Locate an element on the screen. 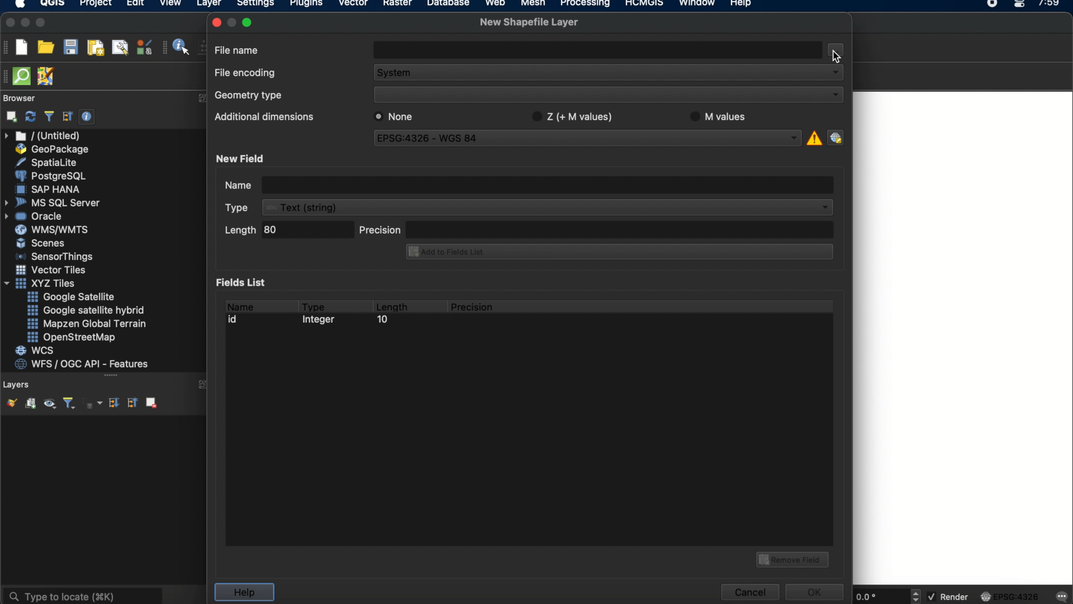  mapzen global terrain is located at coordinates (87, 324).